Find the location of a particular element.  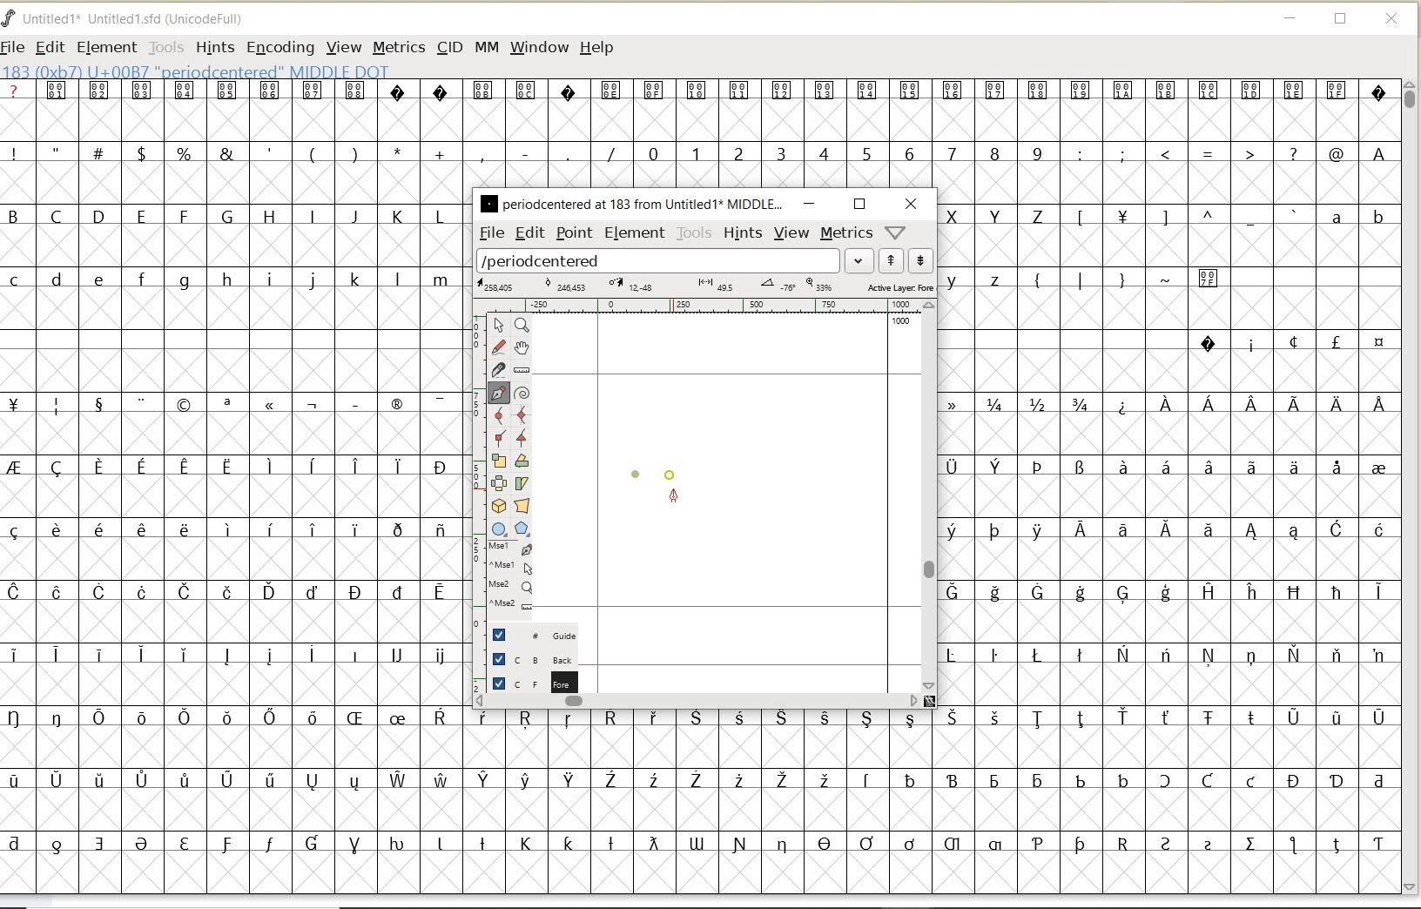

CLOSE is located at coordinates (1393, 19).